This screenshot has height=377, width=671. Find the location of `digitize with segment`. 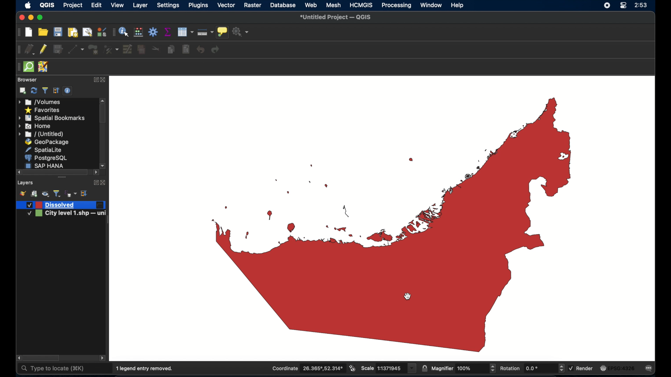

digitize with segment is located at coordinates (76, 50).